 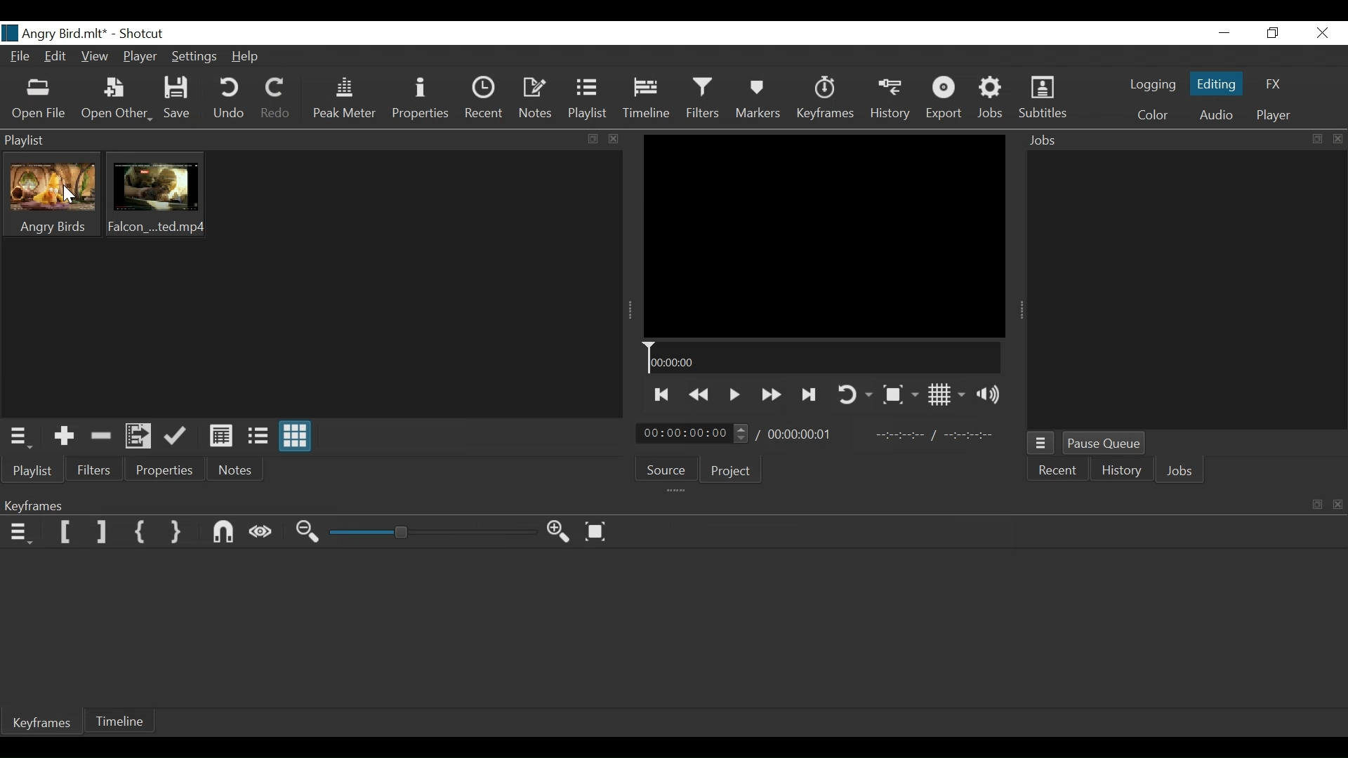 What do you see at coordinates (946, 395) in the screenshot?
I see `Toggle display grid on player` at bounding box center [946, 395].